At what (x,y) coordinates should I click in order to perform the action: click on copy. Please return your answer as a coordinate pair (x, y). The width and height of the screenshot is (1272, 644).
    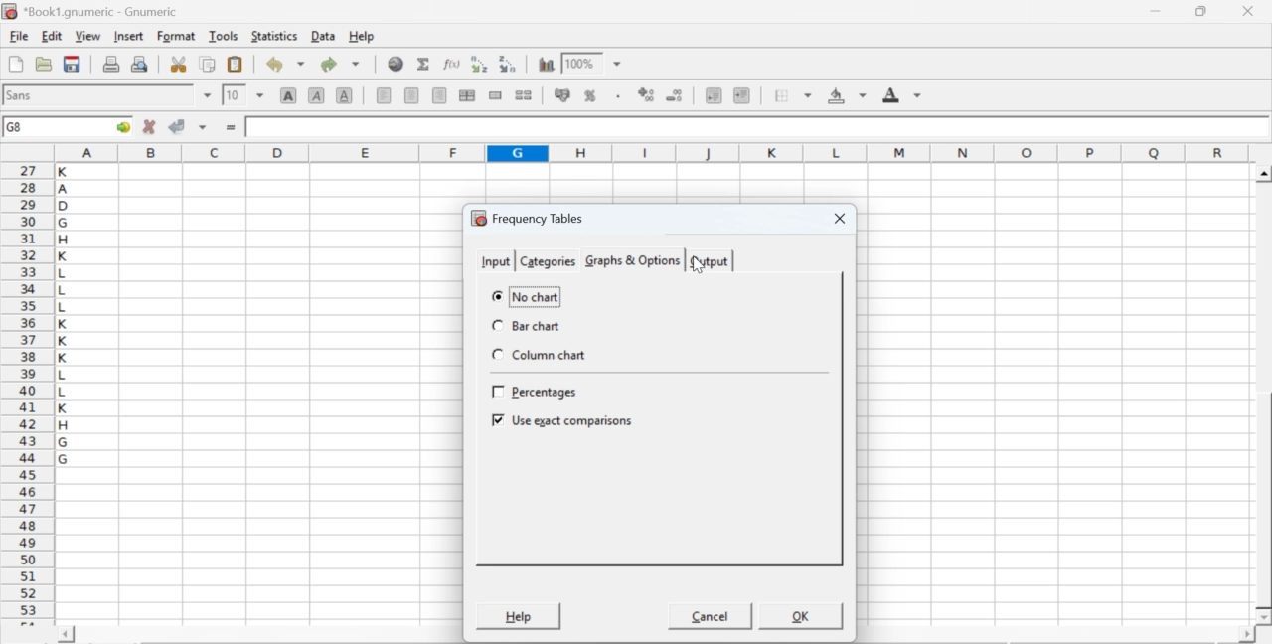
    Looking at the image, I should click on (209, 64).